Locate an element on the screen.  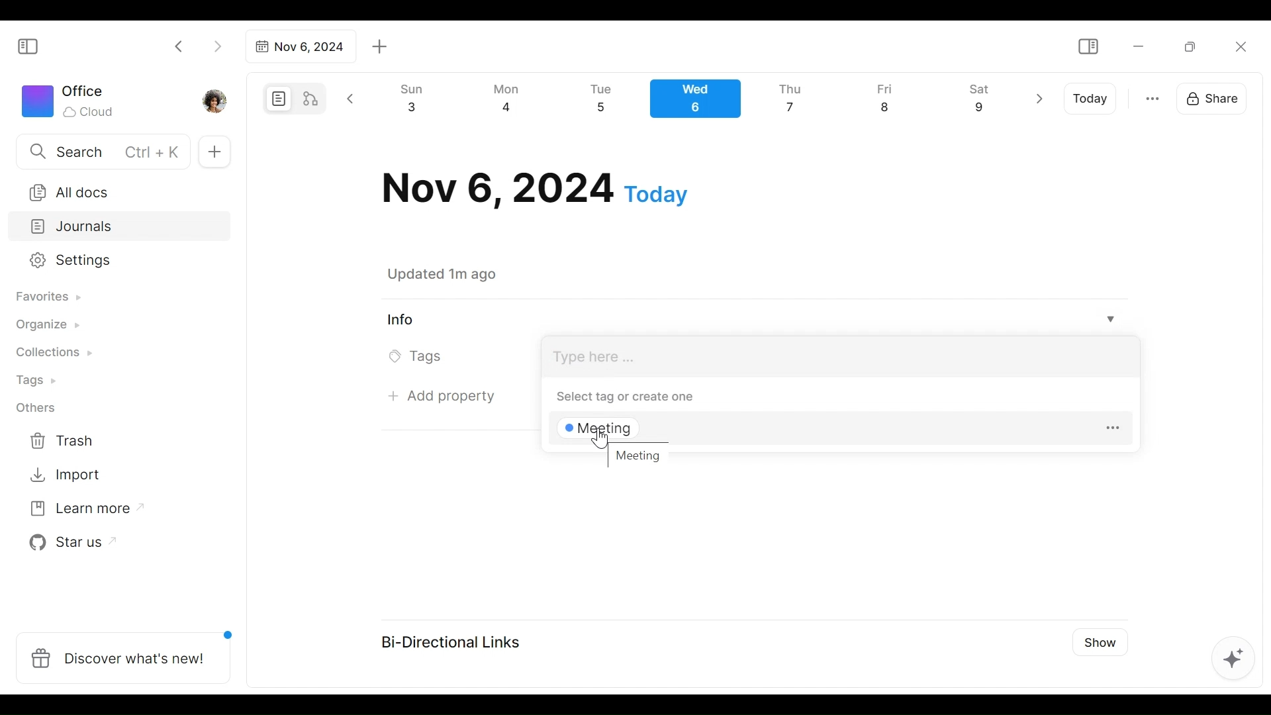
Workspace icon is located at coordinates (70, 99).